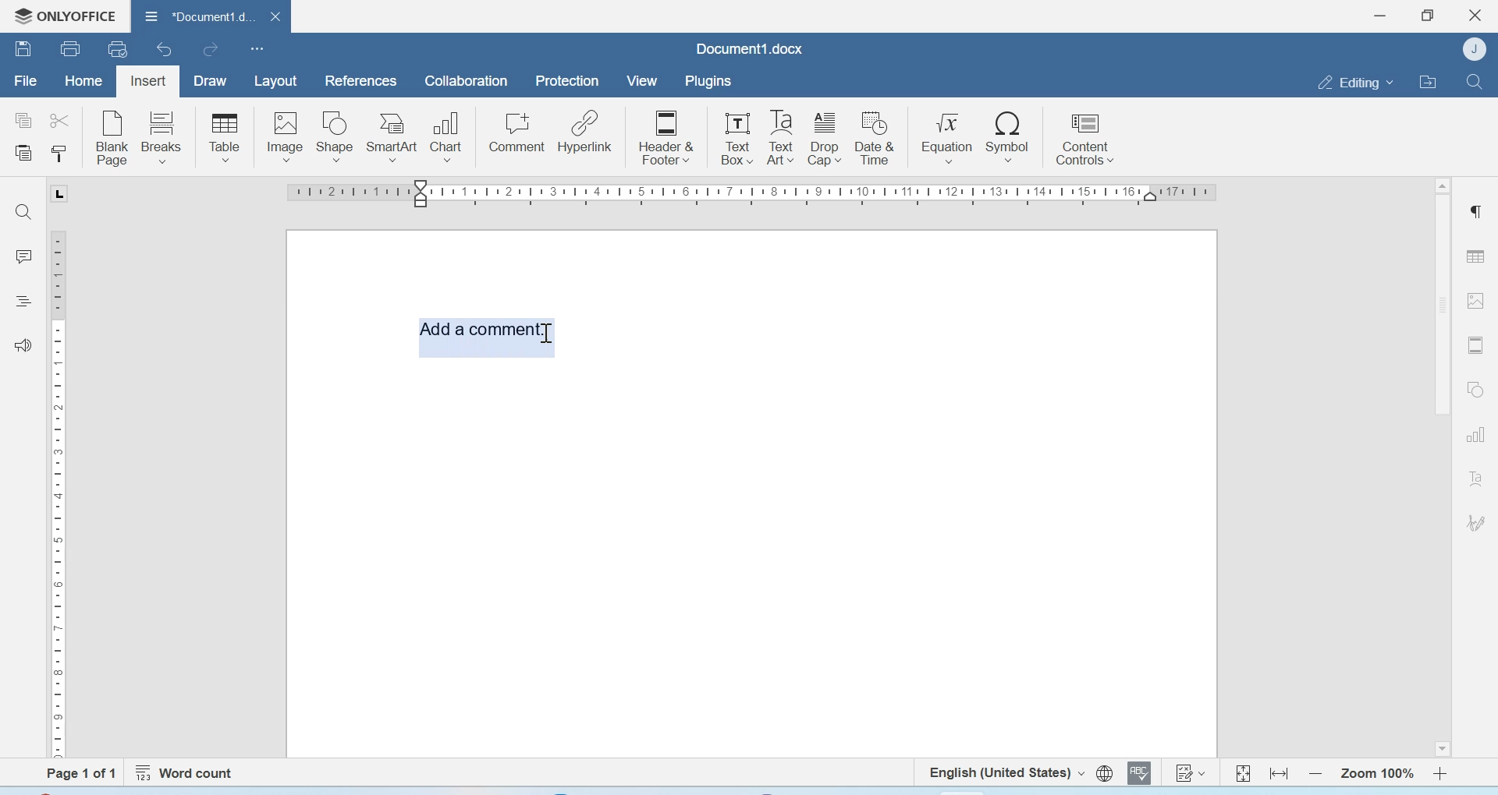 This screenshot has height=795, width=1498. What do you see at coordinates (1475, 210) in the screenshot?
I see `Paragraph settings` at bounding box center [1475, 210].